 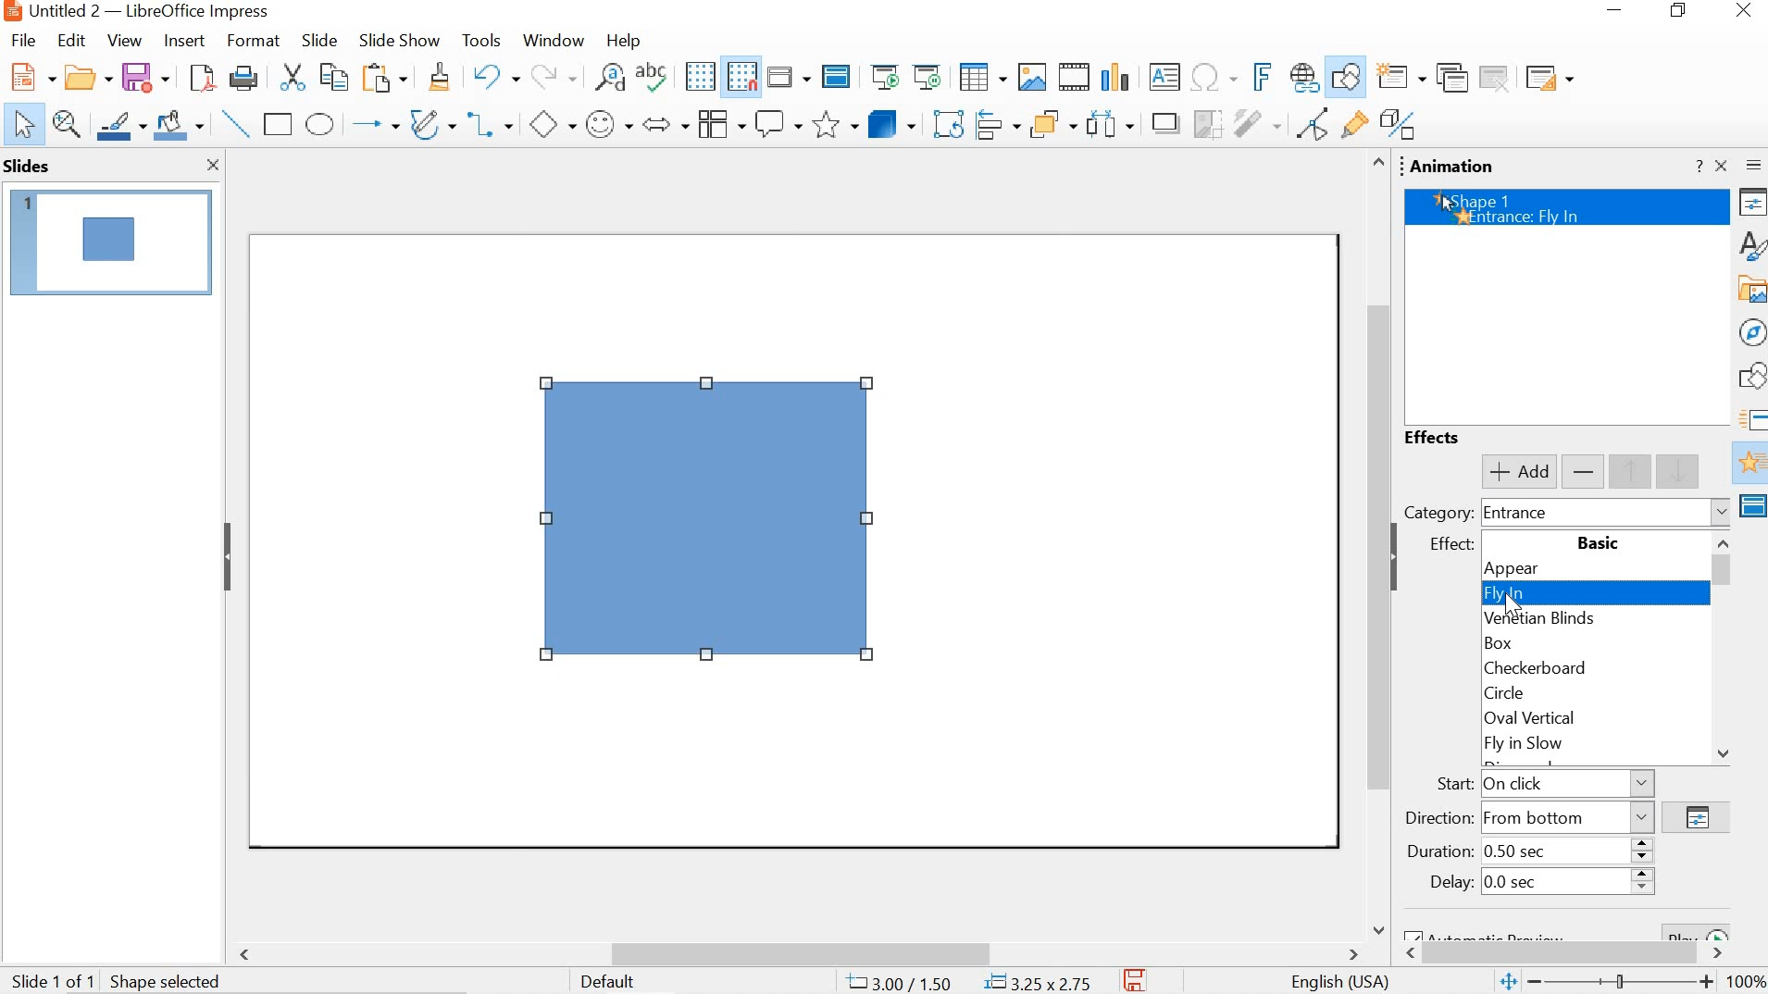 What do you see at coordinates (1496, 81) in the screenshot?
I see `delete slide` at bounding box center [1496, 81].